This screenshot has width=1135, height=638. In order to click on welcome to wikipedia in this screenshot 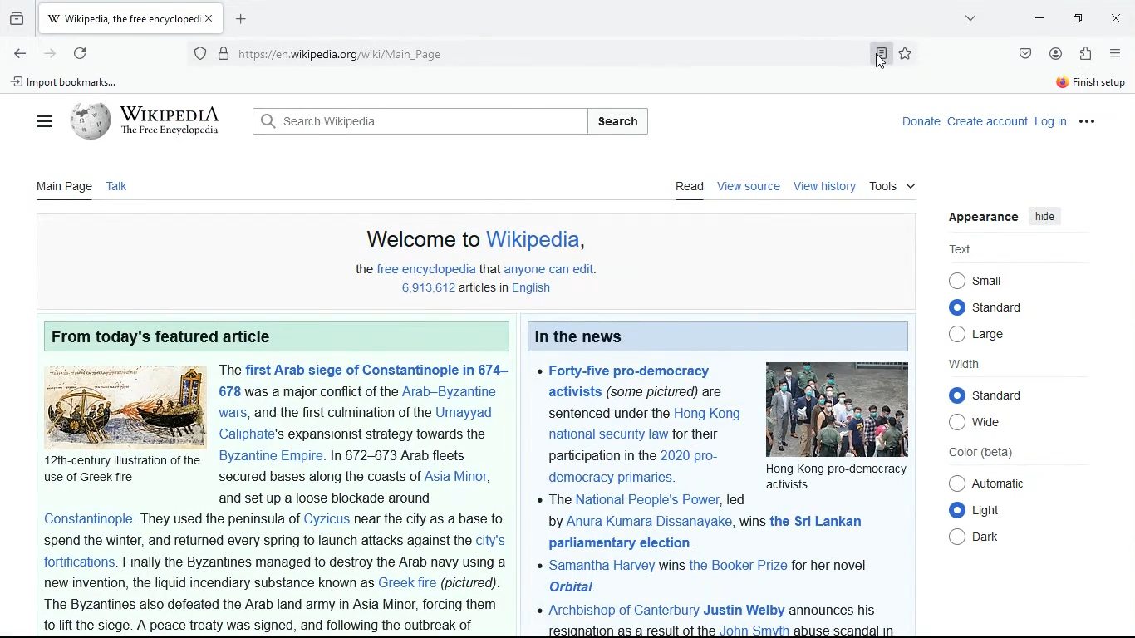, I will do `click(472, 241)`.